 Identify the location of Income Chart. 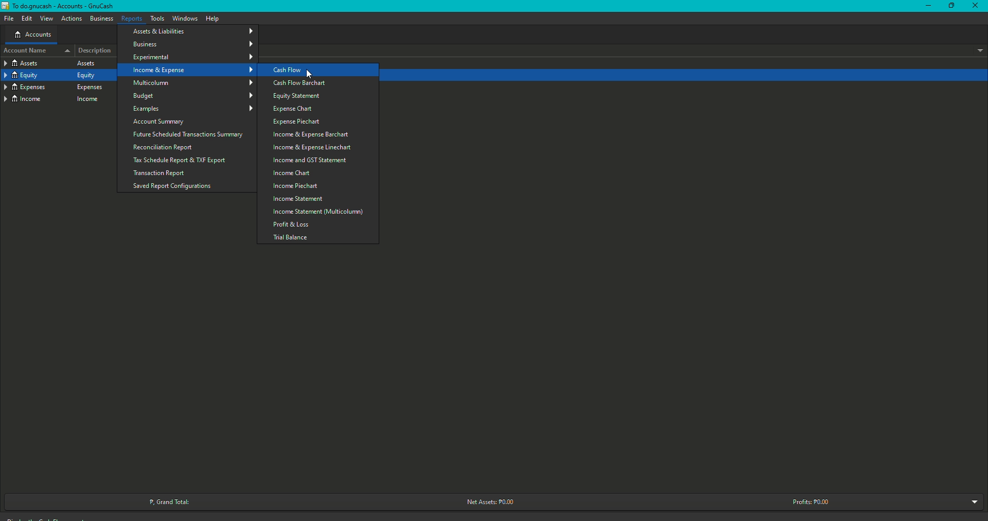
(294, 173).